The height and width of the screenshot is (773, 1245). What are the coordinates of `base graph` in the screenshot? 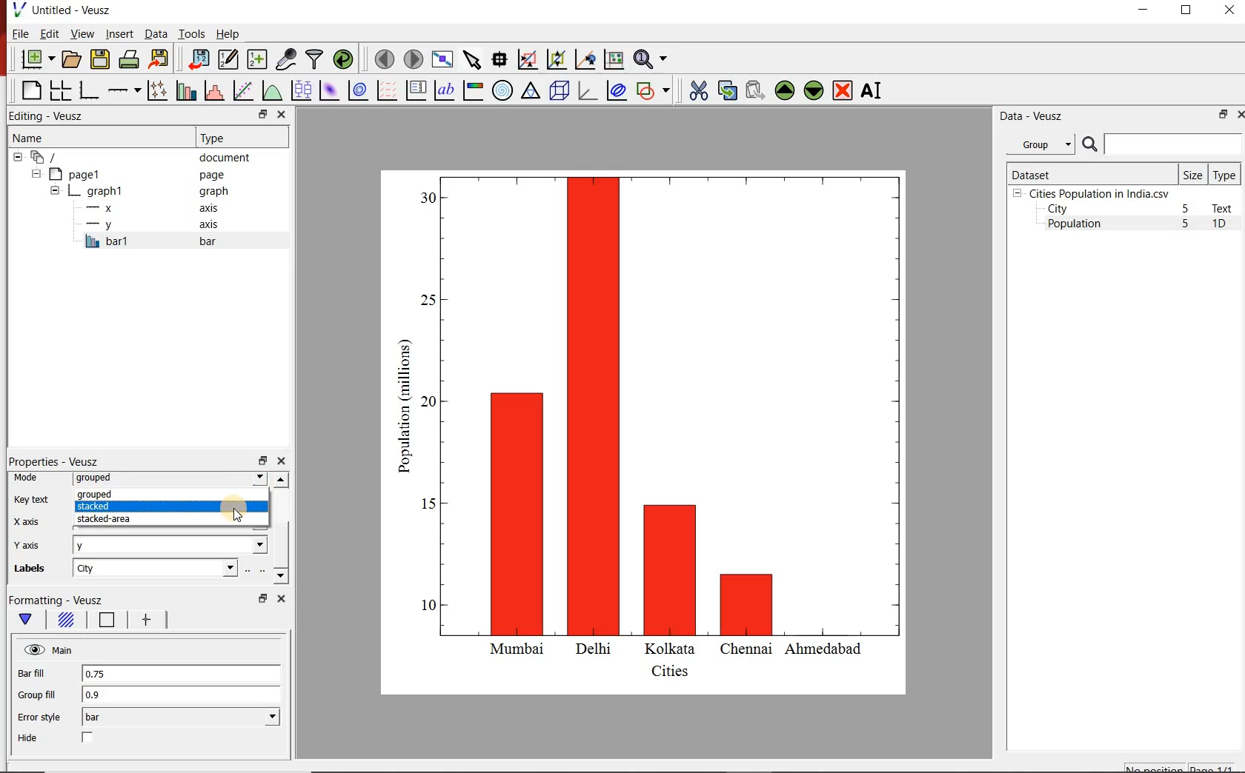 It's located at (87, 90).